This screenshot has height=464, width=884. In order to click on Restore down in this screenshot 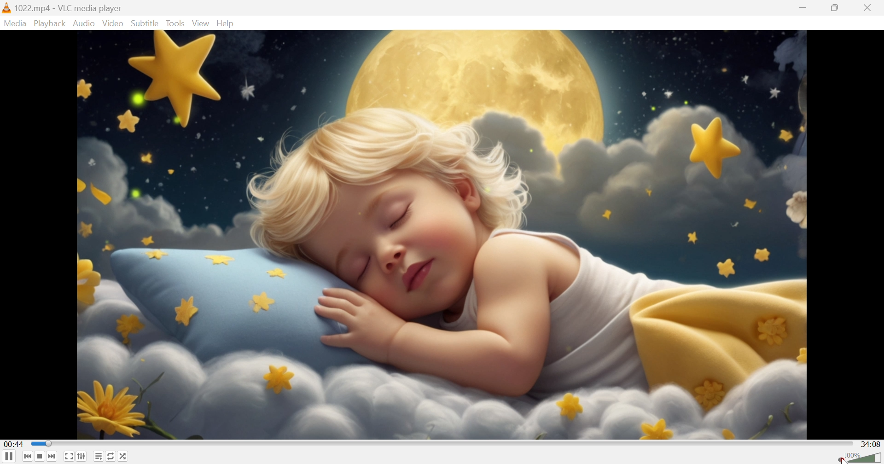, I will do `click(837, 7)`.